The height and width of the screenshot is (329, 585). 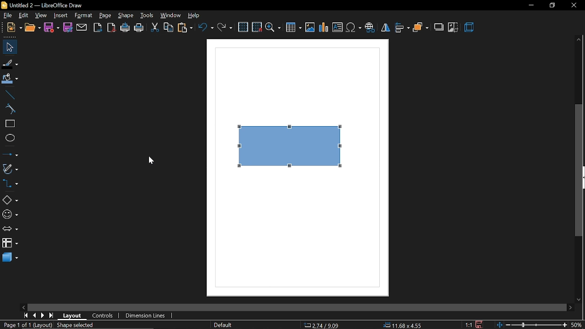 What do you see at coordinates (579, 299) in the screenshot?
I see `move down` at bounding box center [579, 299].